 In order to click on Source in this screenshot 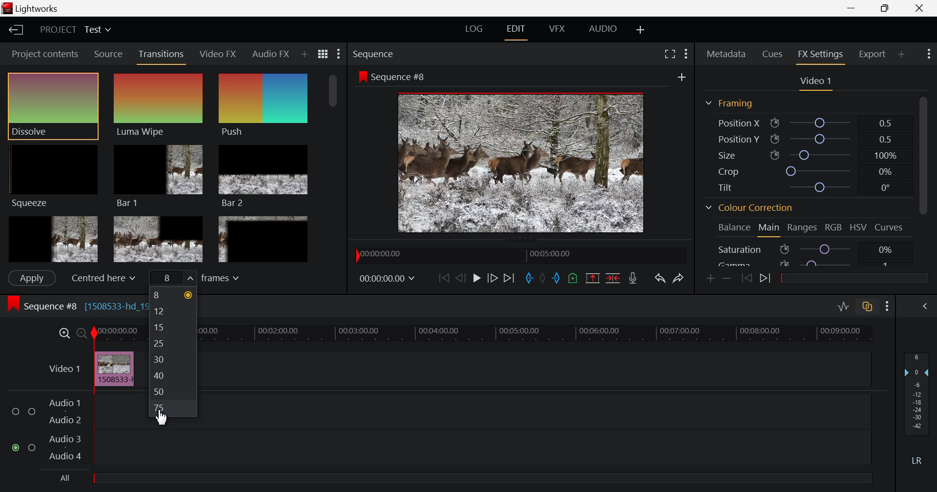, I will do `click(106, 54)`.